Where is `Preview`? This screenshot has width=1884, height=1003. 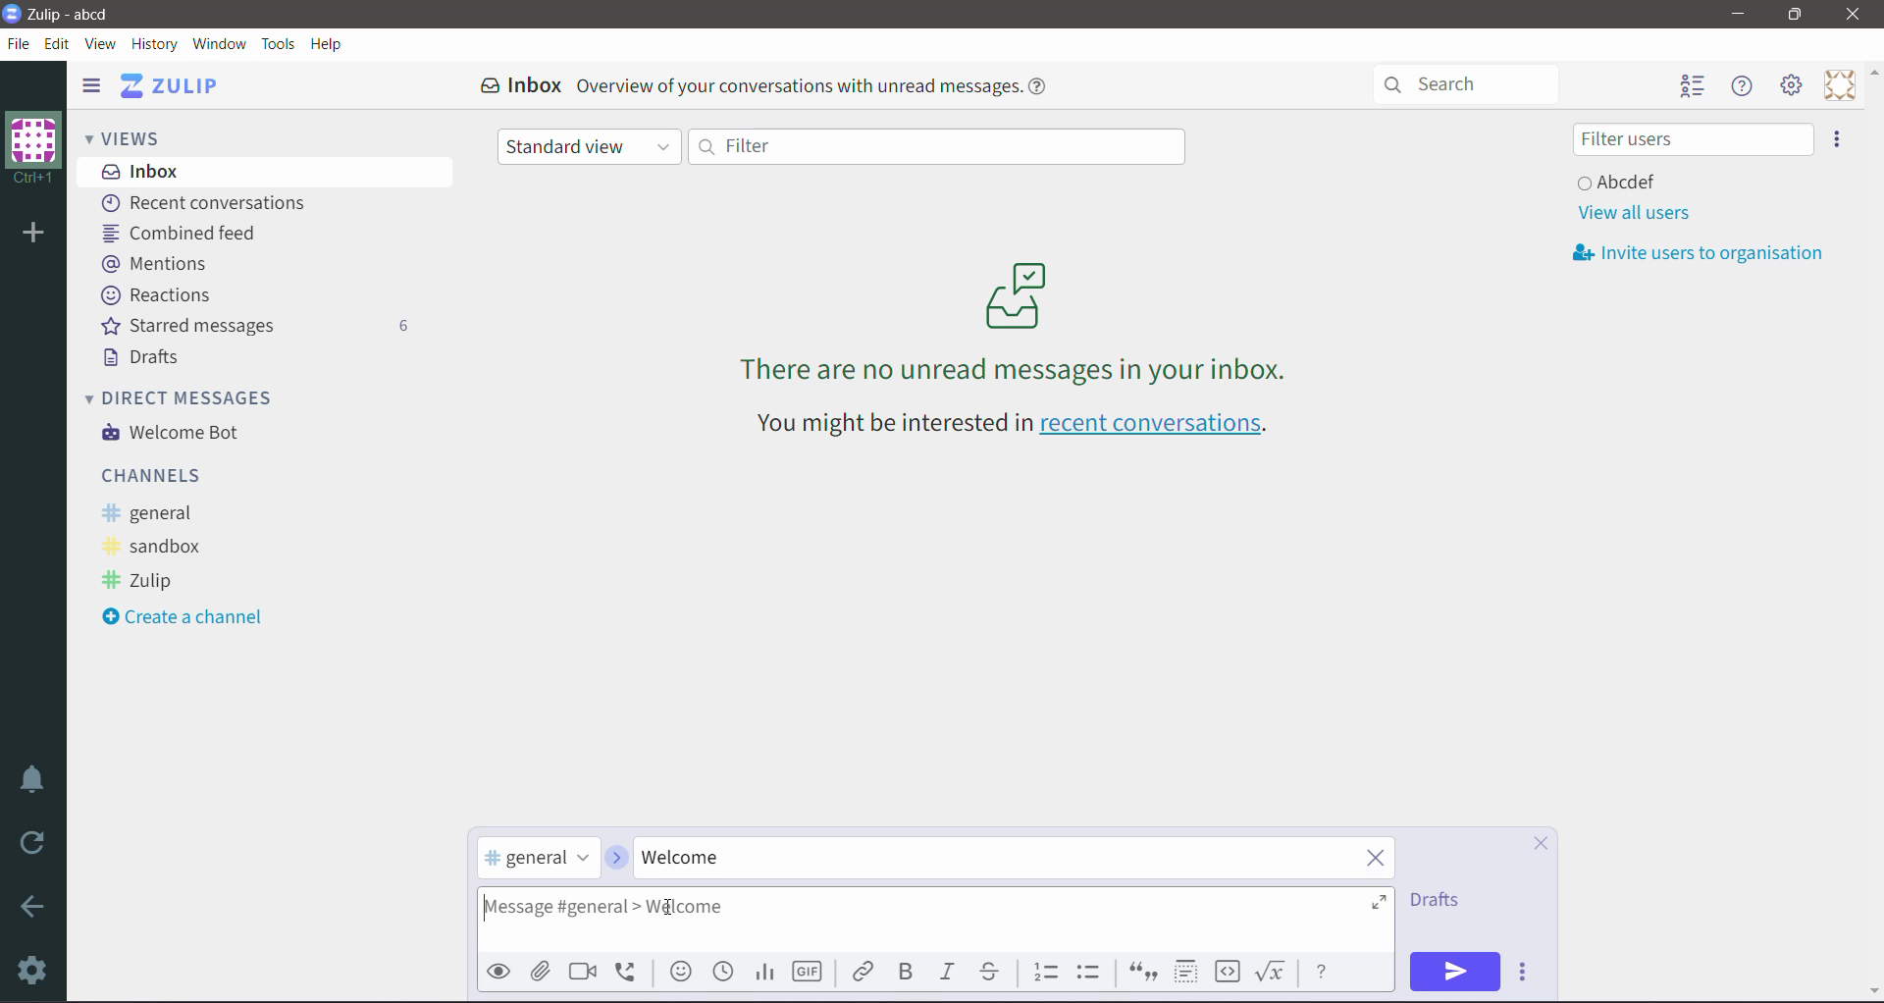
Preview is located at coordinates (499, 971).